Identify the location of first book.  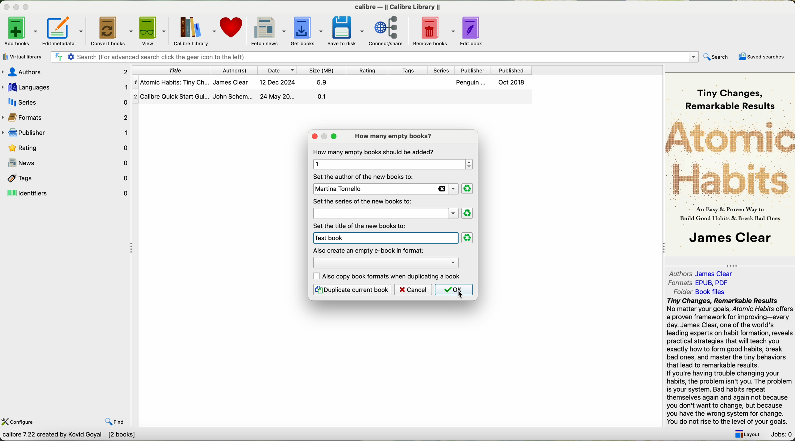
(333, 84).